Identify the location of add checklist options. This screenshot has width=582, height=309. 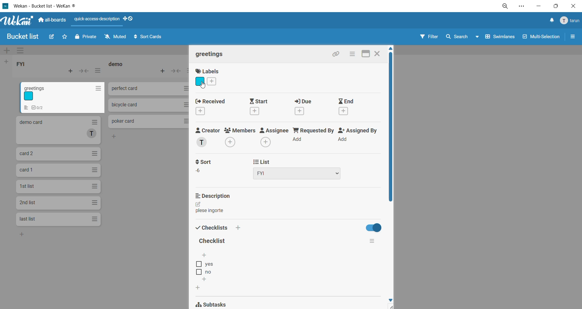
(204, 256).